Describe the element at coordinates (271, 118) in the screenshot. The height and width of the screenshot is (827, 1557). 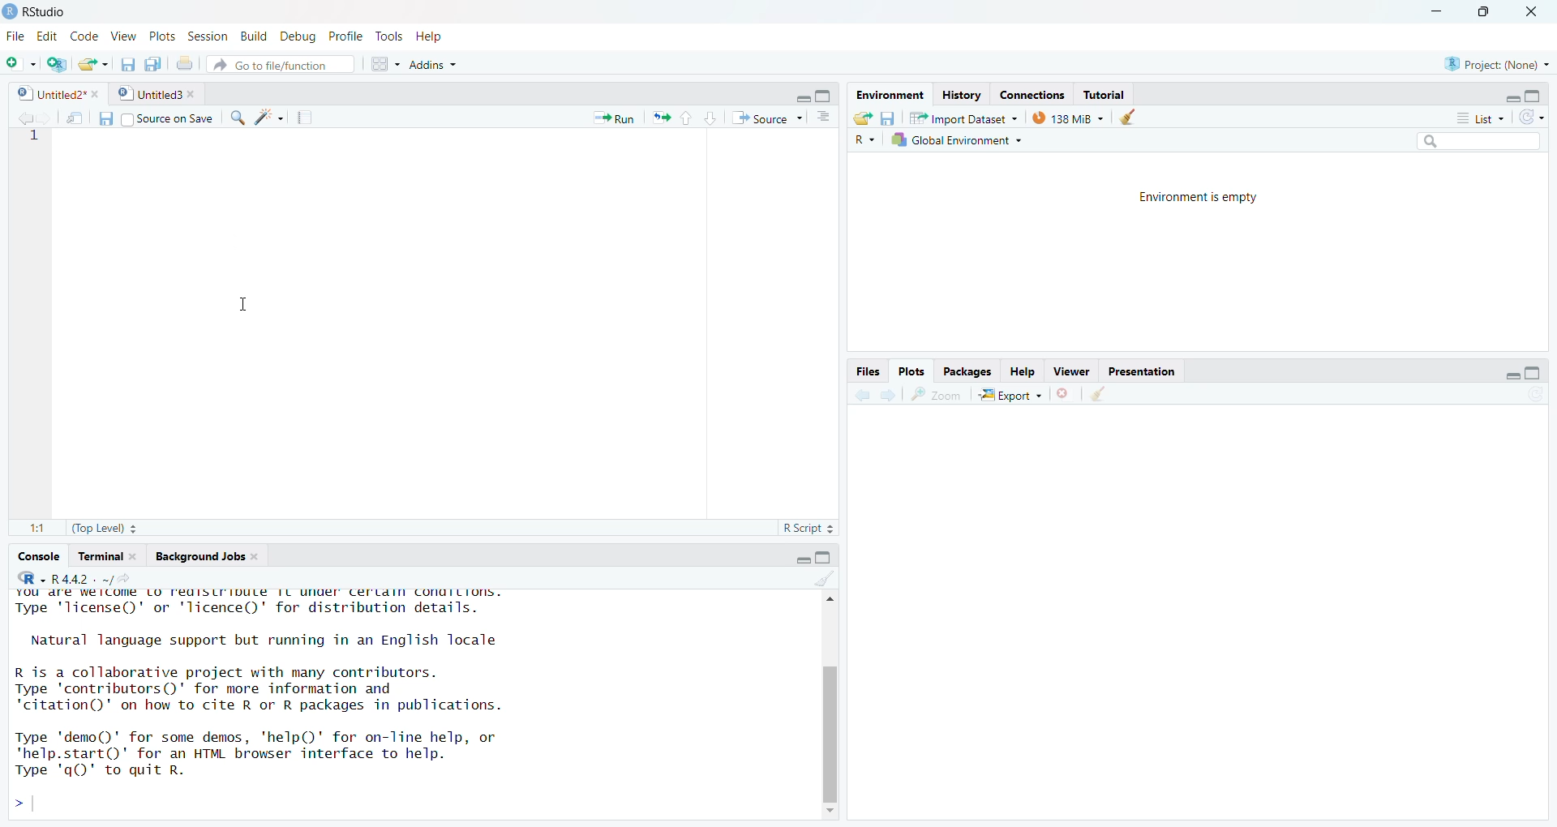
I see `code tools` at that location.